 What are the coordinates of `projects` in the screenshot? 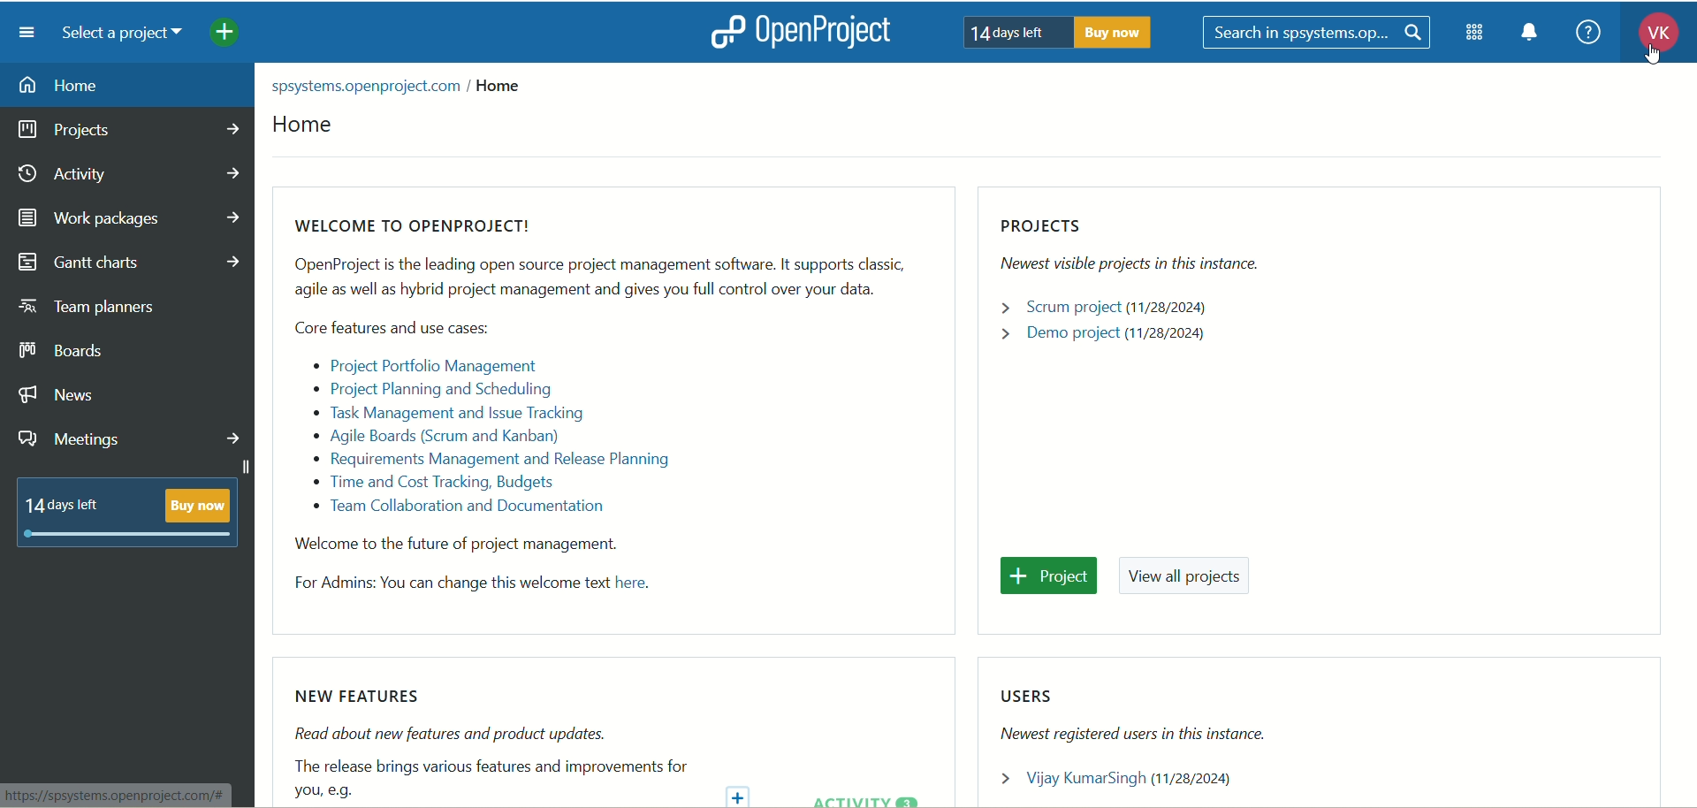 It's located at (128, 132).